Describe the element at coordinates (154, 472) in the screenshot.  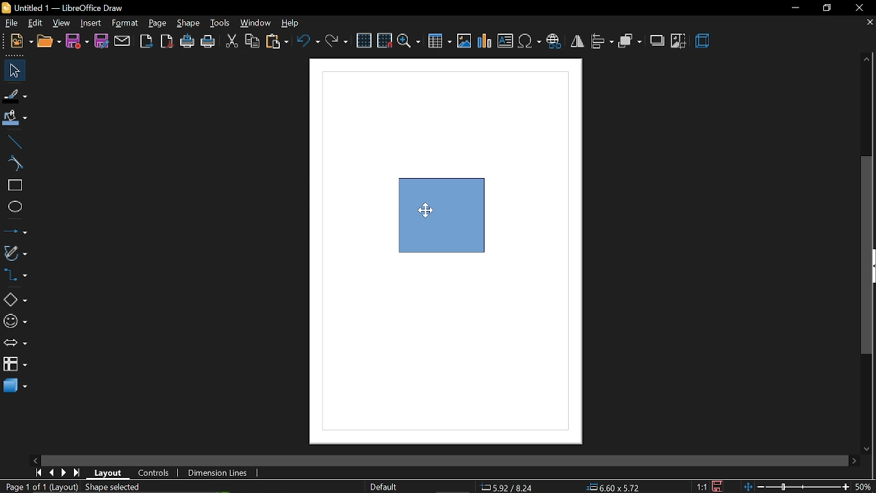
I see `controls` at that location.